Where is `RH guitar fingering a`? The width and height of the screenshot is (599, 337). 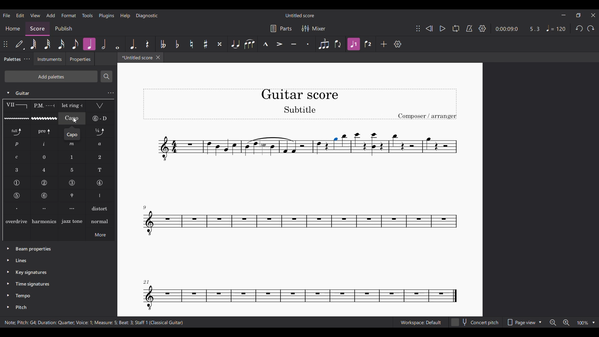
RH guitar fingering a is located at coordinates (100, 144).